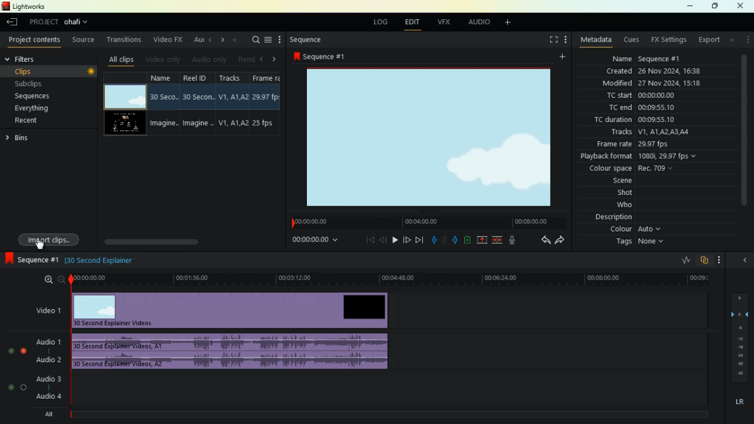 This screenshot has height=424, width=754. What do you see at coordinates (233, 104) in the screenshot?
I see `tracks` at bounding box center [233, 104].